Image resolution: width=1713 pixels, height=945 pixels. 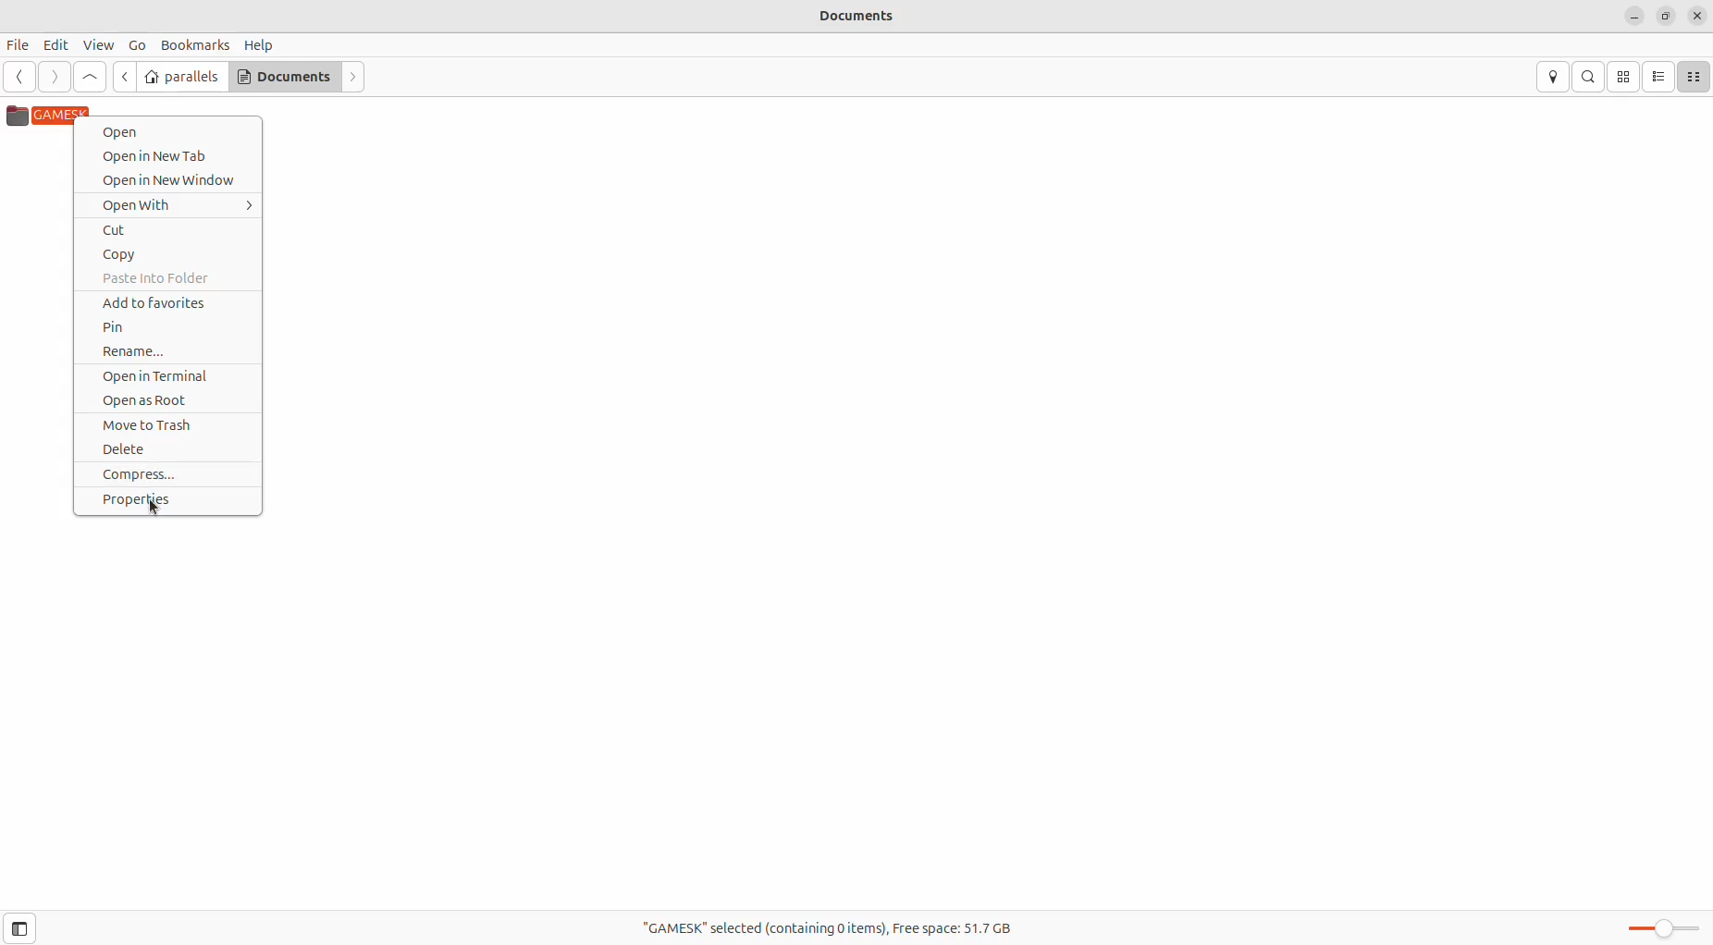 What do you see at coordinates (1668, 17) in the screenshot?
I see `resize` at bounding box center [1668, 17].